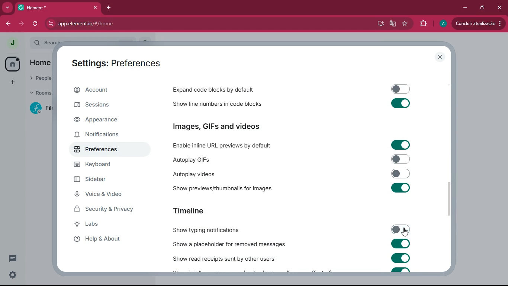 Image resolution: width=508 pixels, height=286 pixels. What do you see at coordinates (35, 24) in the screenshot?
I see `refresh` at bounding box center [35, 24].